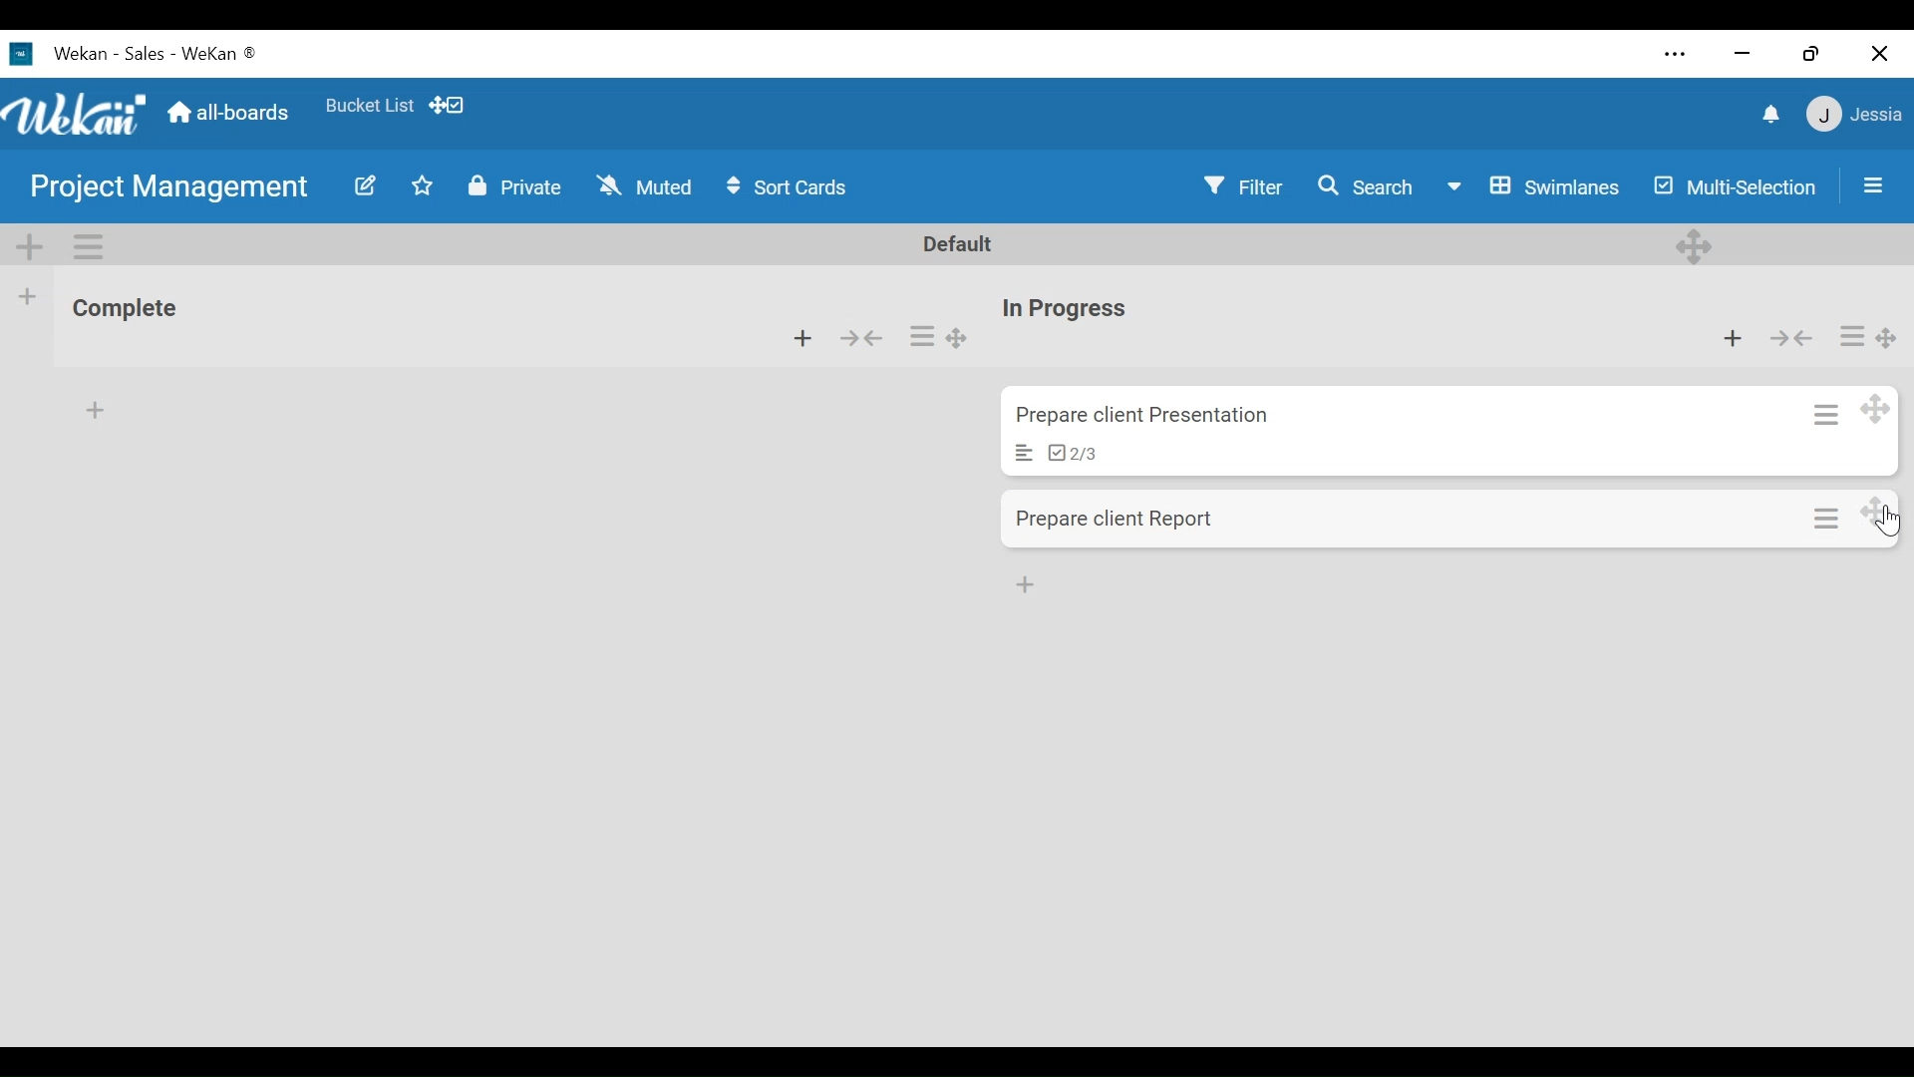 The width and height of the screenshot is (1914, 1077). What do you see at coordinates (1734, 189) in the screenshot?
I see `Multi-Selection` at bounding box center [1734, 189].